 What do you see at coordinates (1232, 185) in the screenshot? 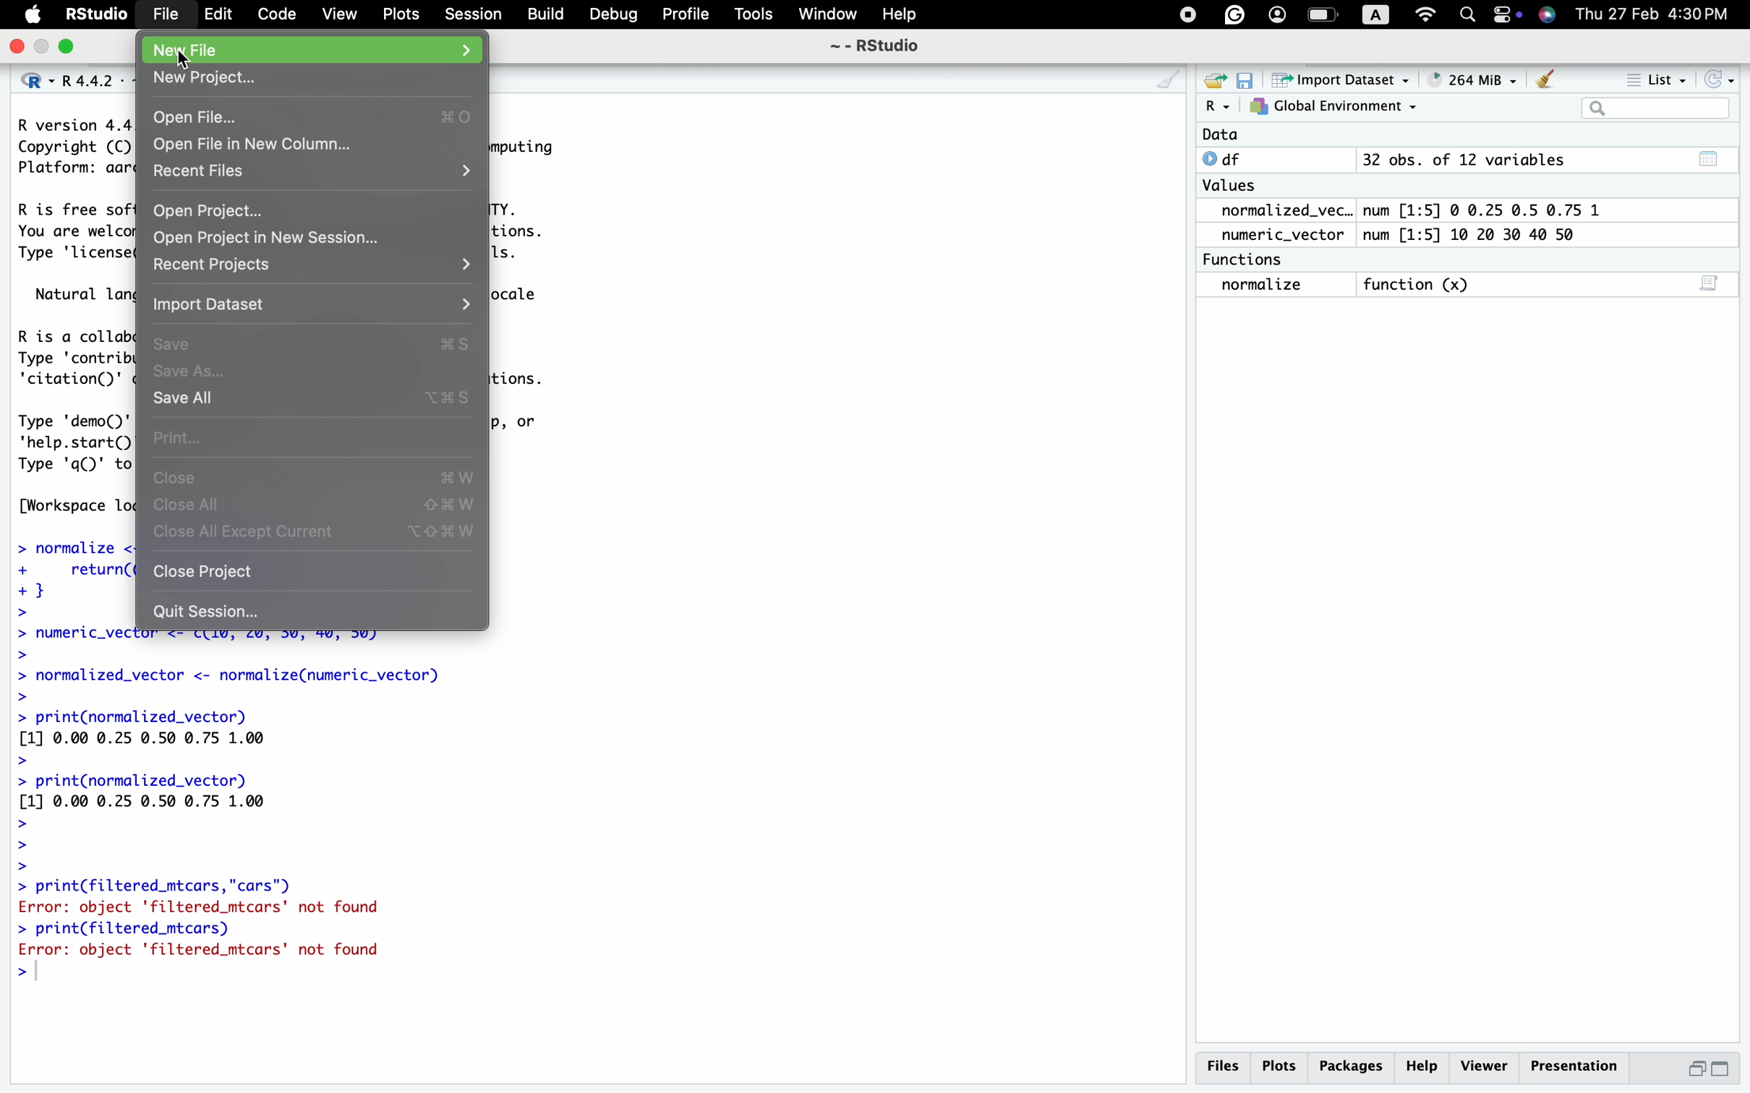
I see `values` at bounding box center [1232, 185].